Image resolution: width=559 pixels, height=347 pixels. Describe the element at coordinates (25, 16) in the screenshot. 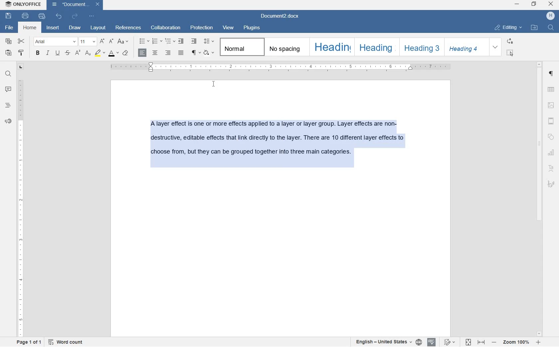

I see `print` at that location.